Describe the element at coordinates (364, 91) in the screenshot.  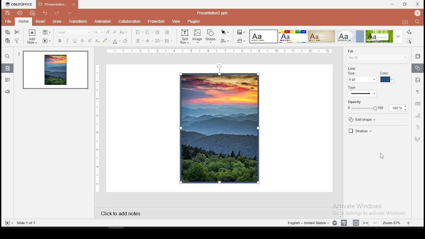
I see `line type` at that location.